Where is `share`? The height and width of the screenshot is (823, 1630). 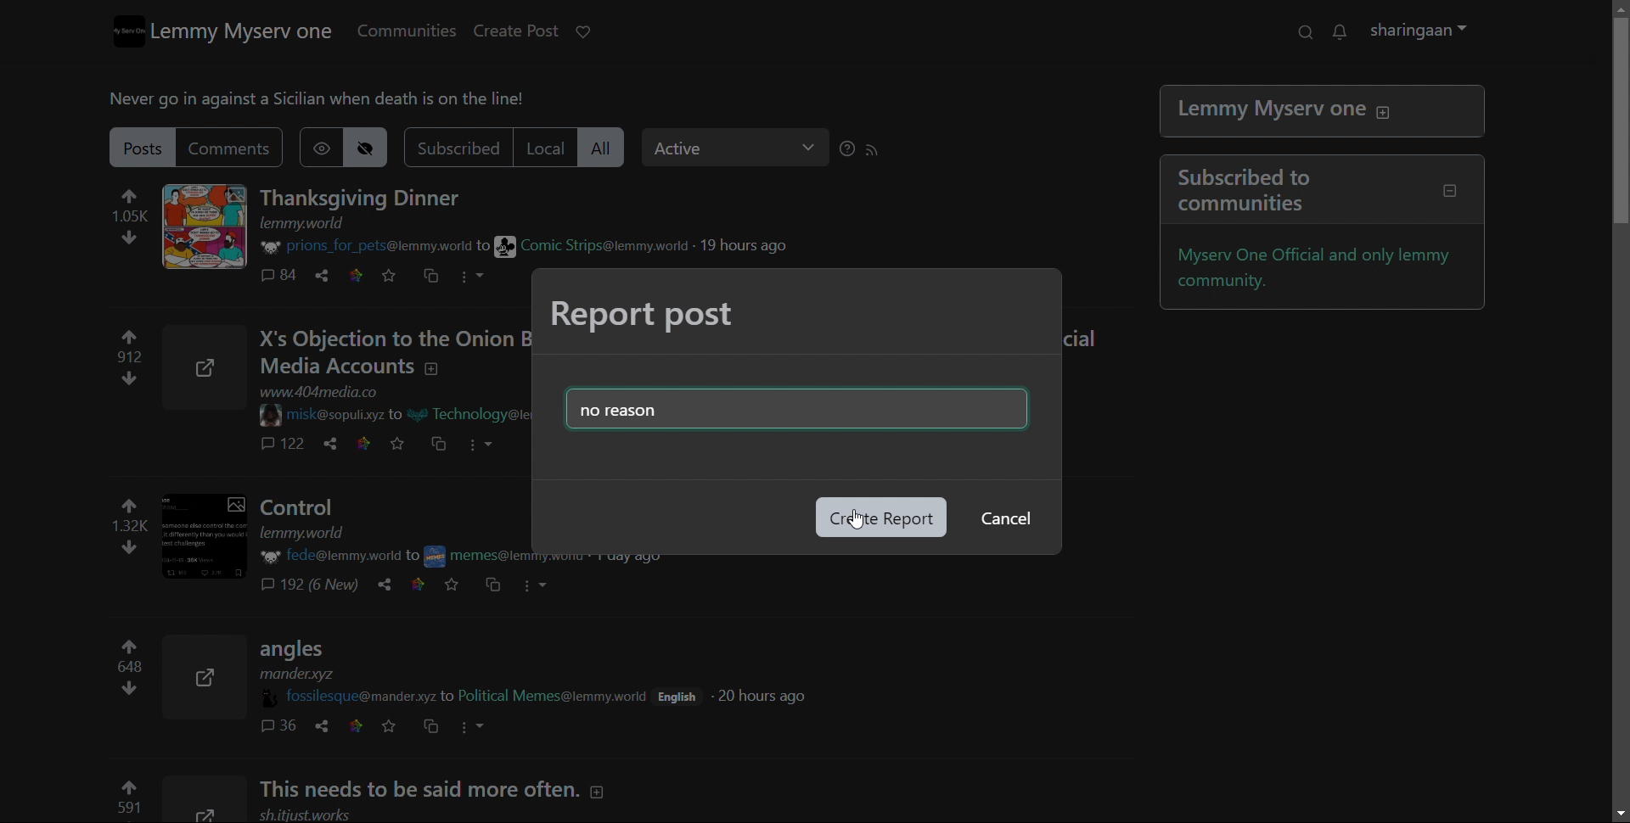
share is located at coordinates (331, 275).